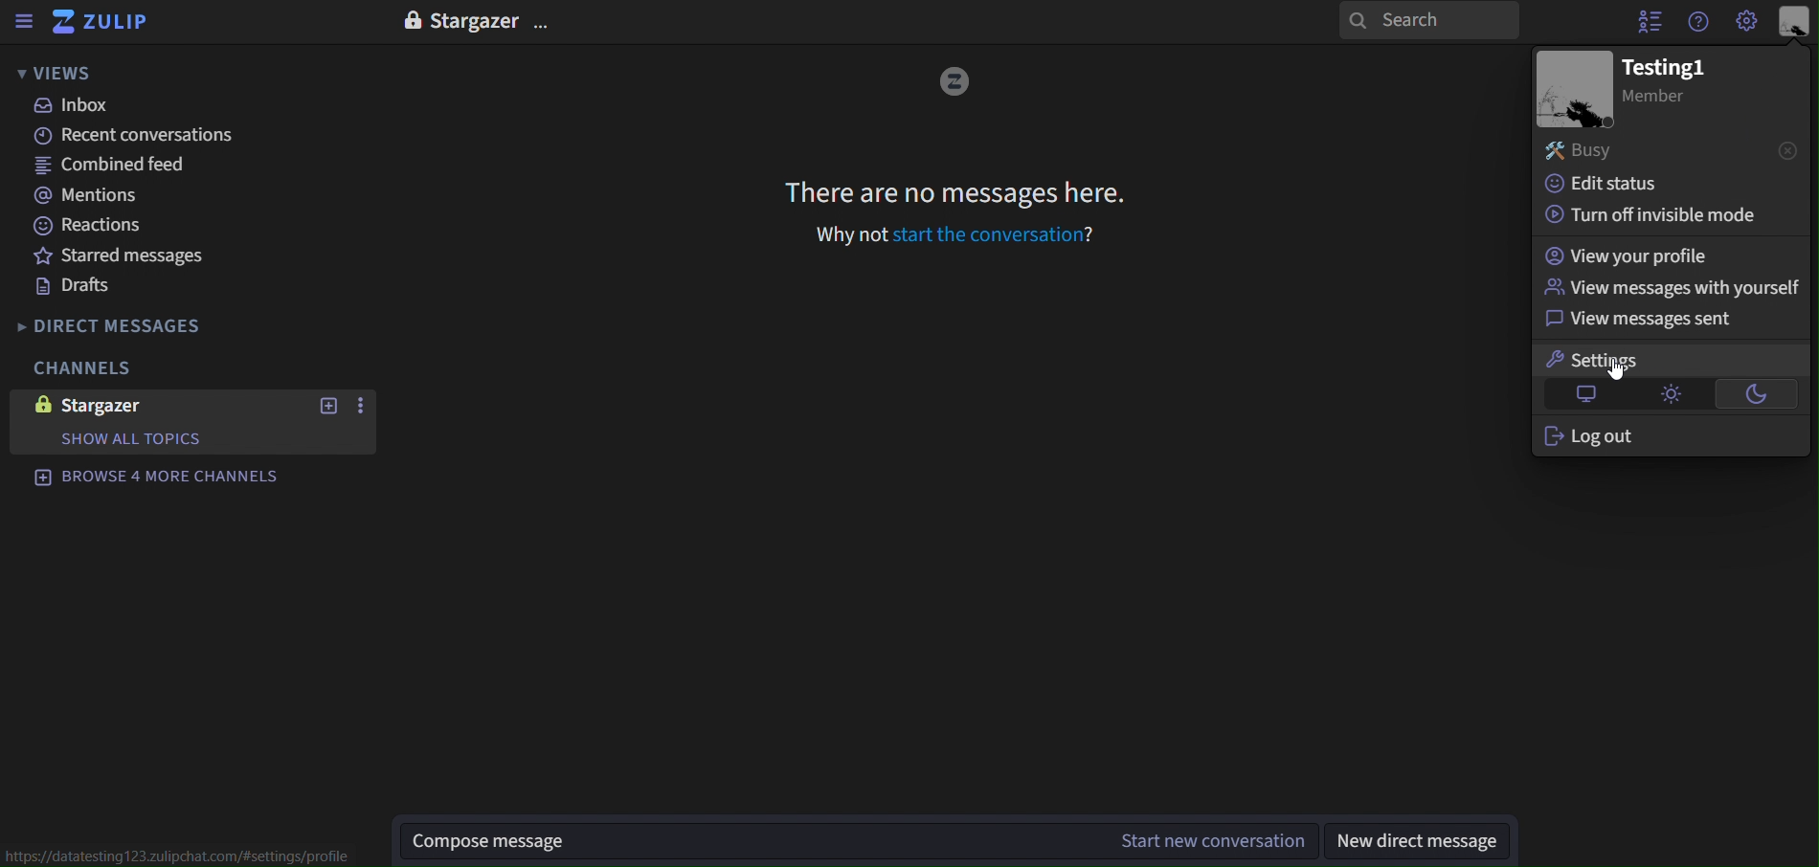 The image size is (1819, 867). What do you see at coordinates (1214, 843) in the screenshot?
I see `start new conversation` at bounding box center [1214, 843].